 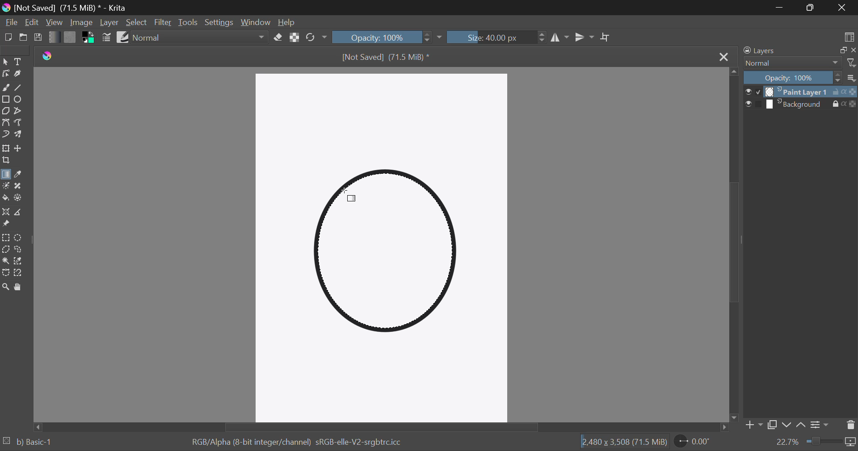 I want to click on Restore Down, so click(x=780, y=8).